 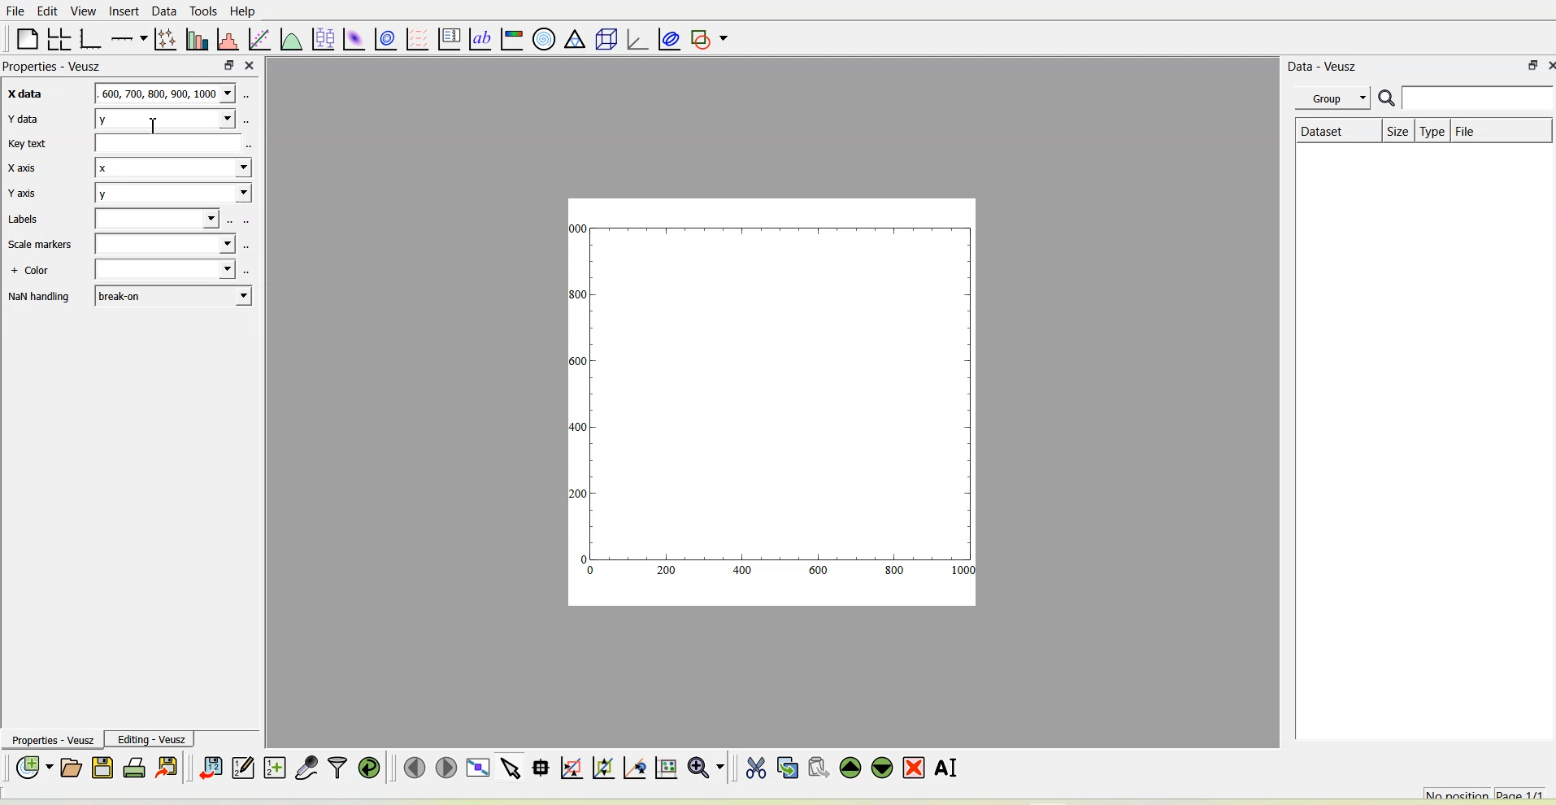 What do you see at coordinates (337, 768) in the screenshot?
I see `Filter data` at bounding box center [337, 768].